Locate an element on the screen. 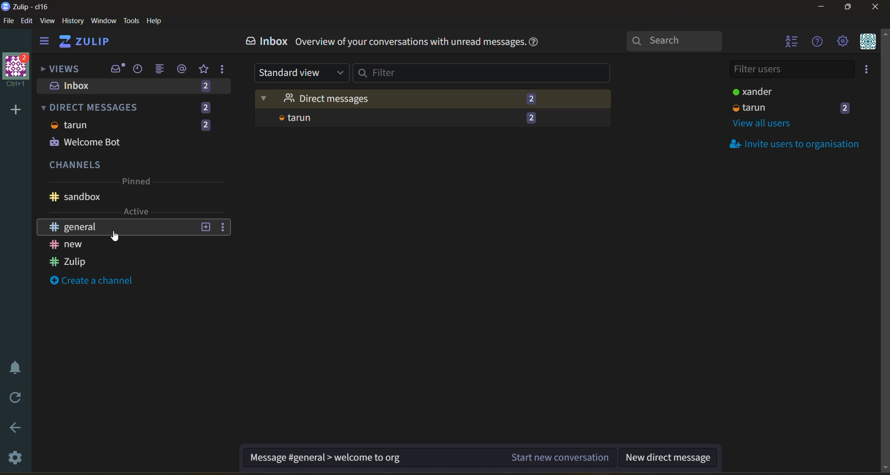 The width and height of the screenshot is (890, 475). unread messages is located at coordinates (432, 99).